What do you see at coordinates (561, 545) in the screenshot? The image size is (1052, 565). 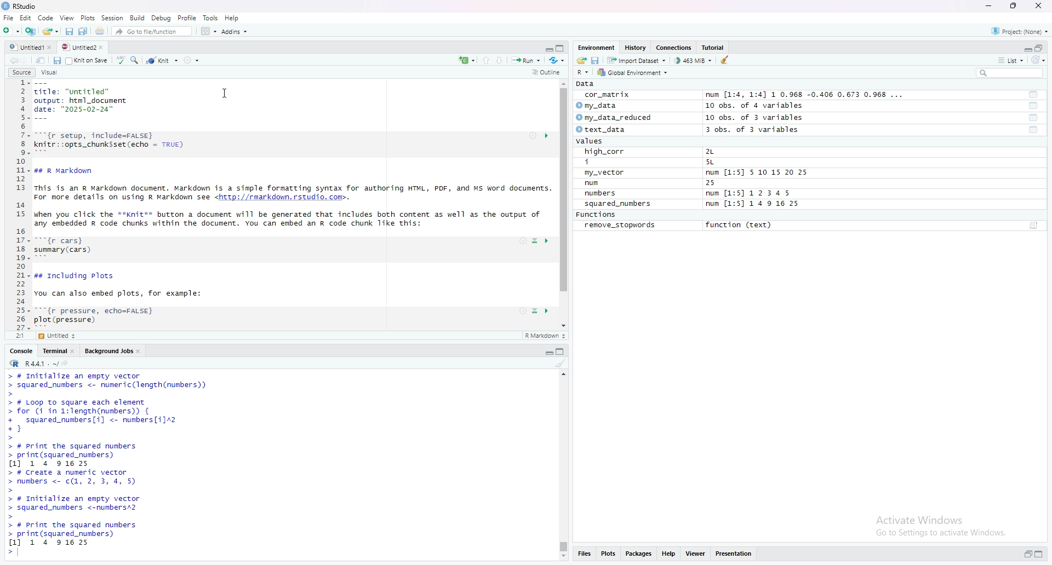 I see `vbertical Scrollbar ` at bounding box center [561, 545].